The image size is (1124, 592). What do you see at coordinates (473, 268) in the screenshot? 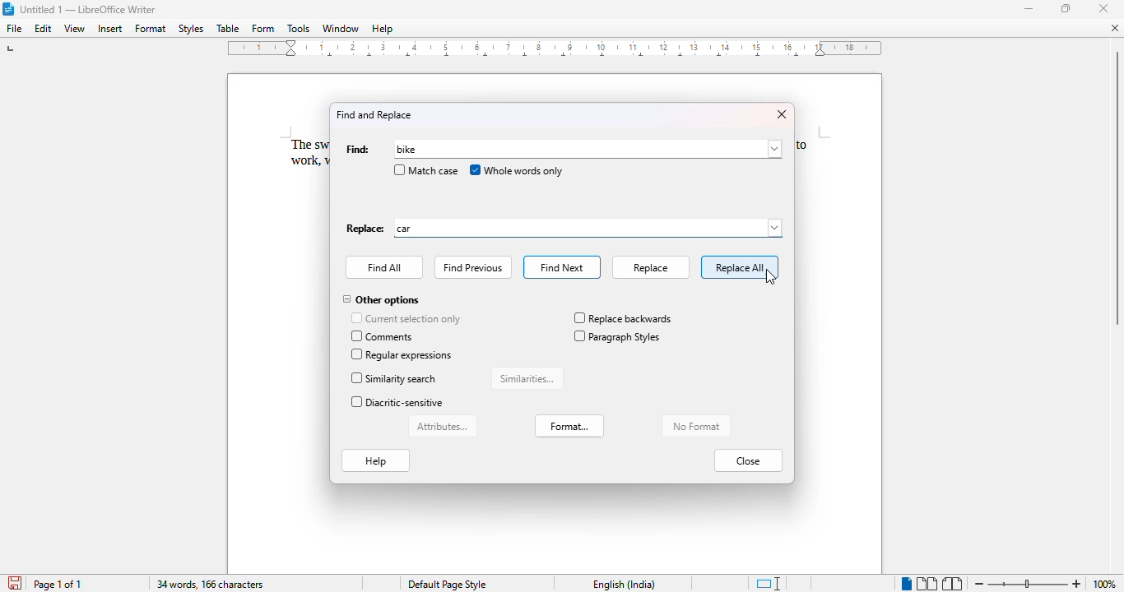
I see `find previous` at bounding box center [473, 268].